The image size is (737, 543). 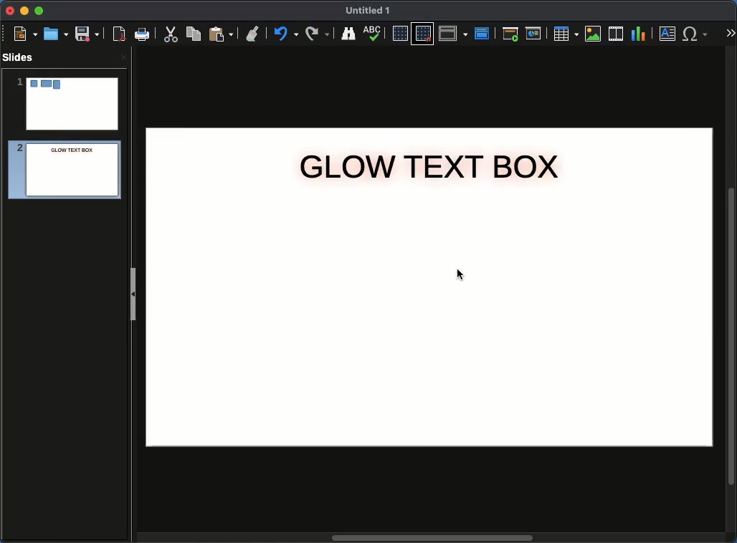 I want to click on Textbox, so click(x=668, y=33).